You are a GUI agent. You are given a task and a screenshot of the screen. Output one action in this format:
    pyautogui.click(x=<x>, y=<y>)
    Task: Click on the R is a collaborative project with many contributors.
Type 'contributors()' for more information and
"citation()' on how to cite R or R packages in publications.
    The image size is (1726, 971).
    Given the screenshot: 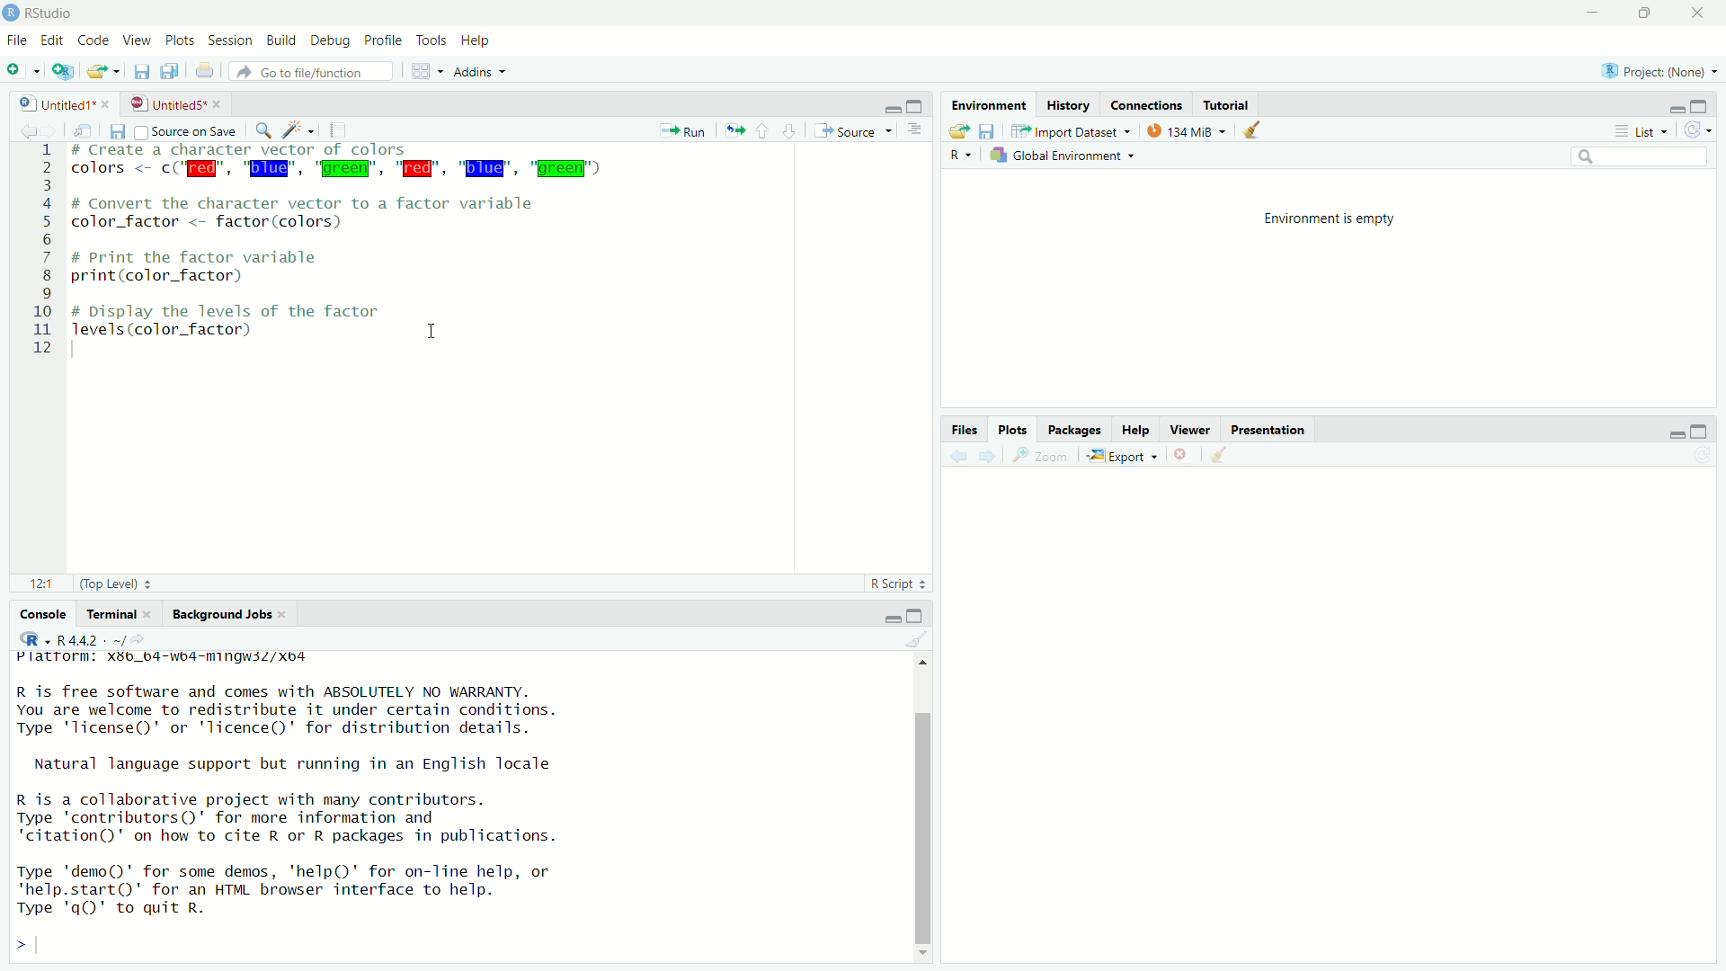 What is the action you would take?
    pyautogui.click(x=313, y=815)
    